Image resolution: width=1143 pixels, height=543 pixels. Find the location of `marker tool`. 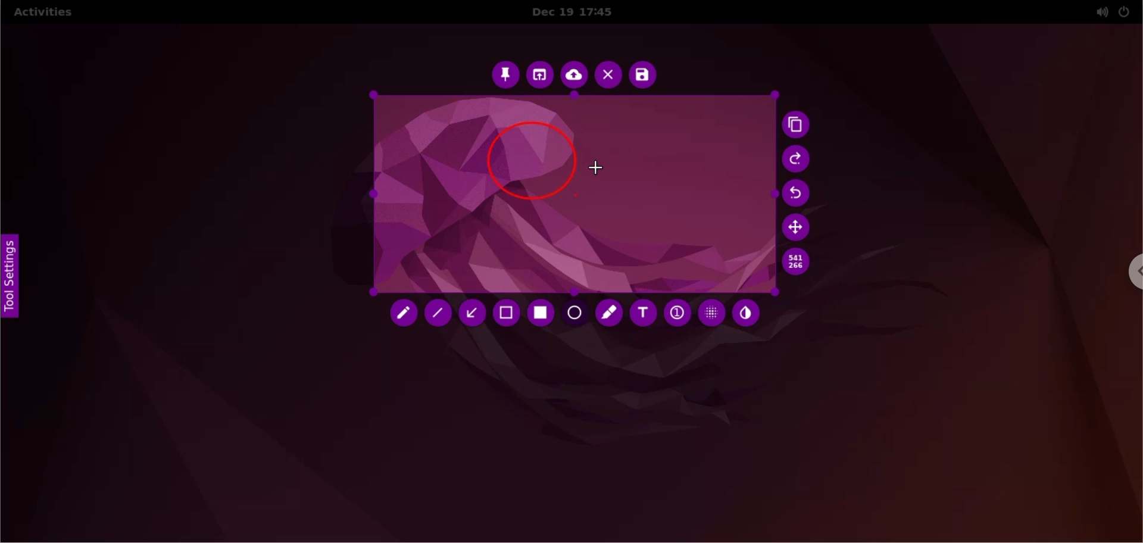

marker tool is located at coordinates (610, 314).